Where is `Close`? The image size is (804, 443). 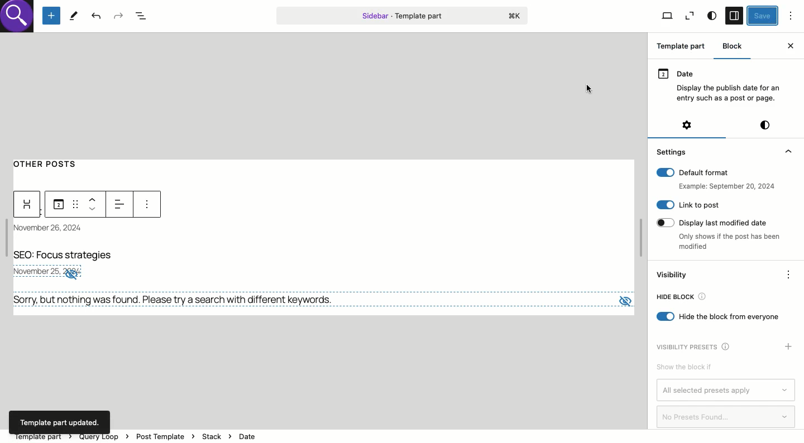 Close is located at coordinates (790, 46).